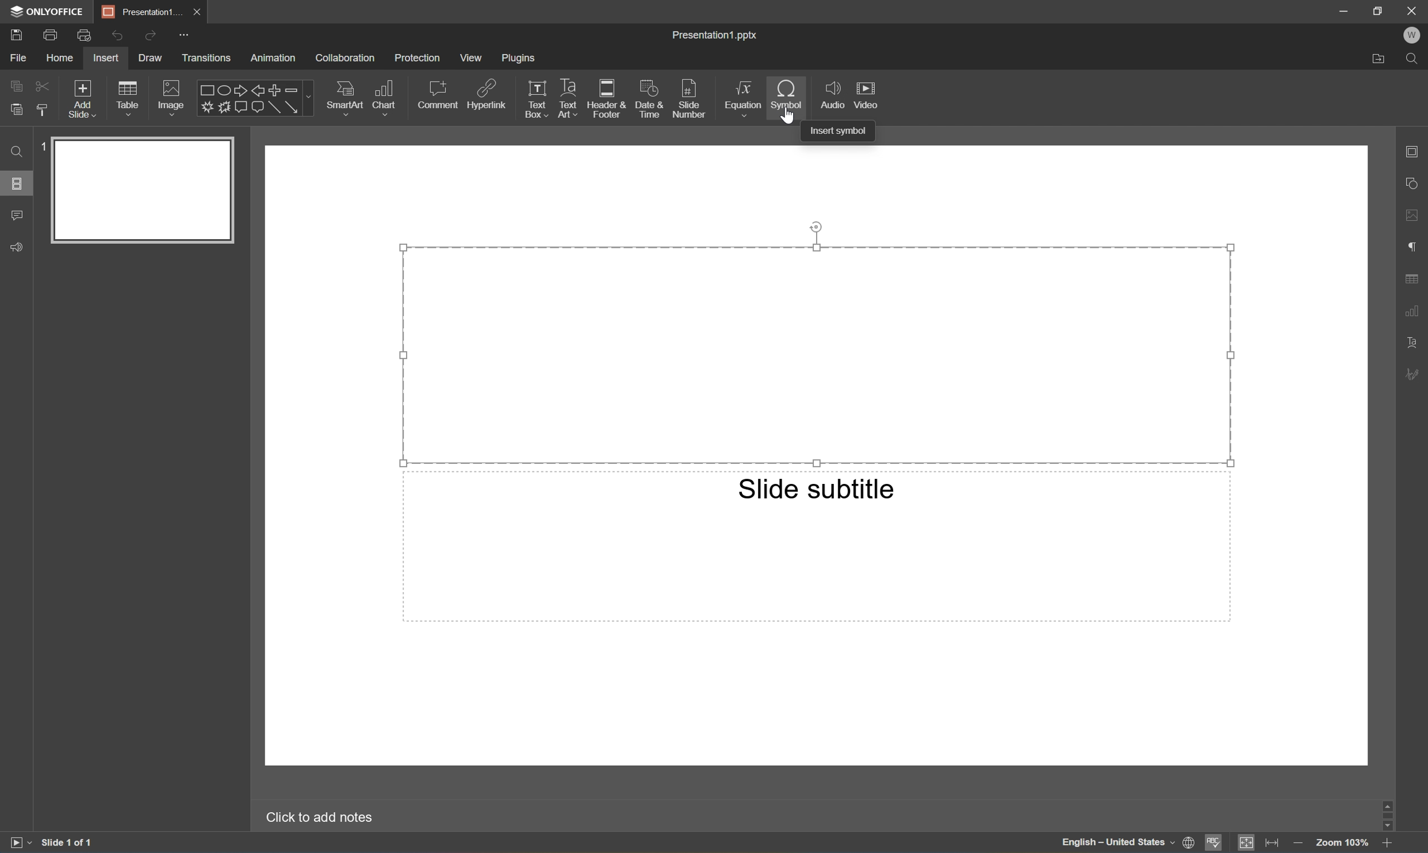  I want to click on Close, so click(1412, 10).